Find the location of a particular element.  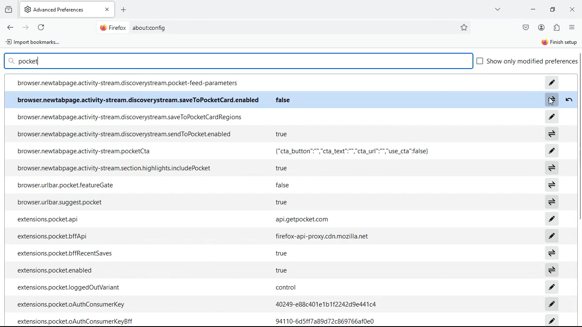

firefox-api-proxy.cdn.mozilla.net is located at coordinates (324, 237).